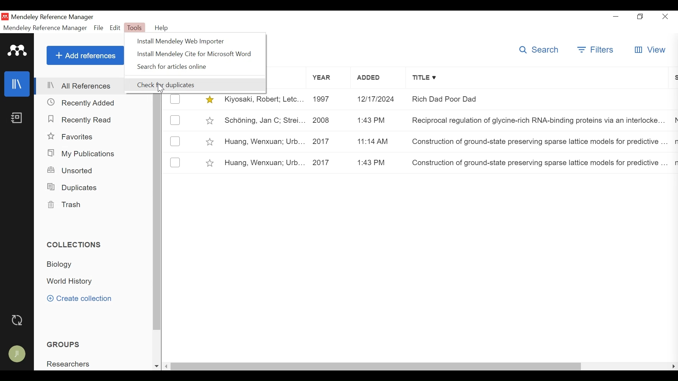 The image size is (678, 381). Describe the element at coordinates (17, 118) in the screenshot. I see `Notebook` at that location.